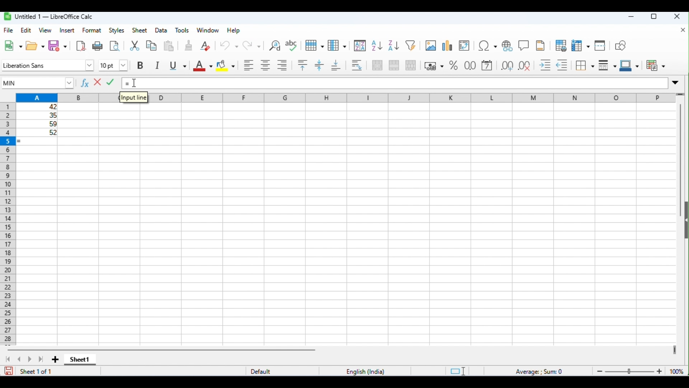 The height and width of the screenshot is (388, 689). What do you see at coordinates (97, 46) in the screenshot?
I see `print` at bounding box center [97, 46].